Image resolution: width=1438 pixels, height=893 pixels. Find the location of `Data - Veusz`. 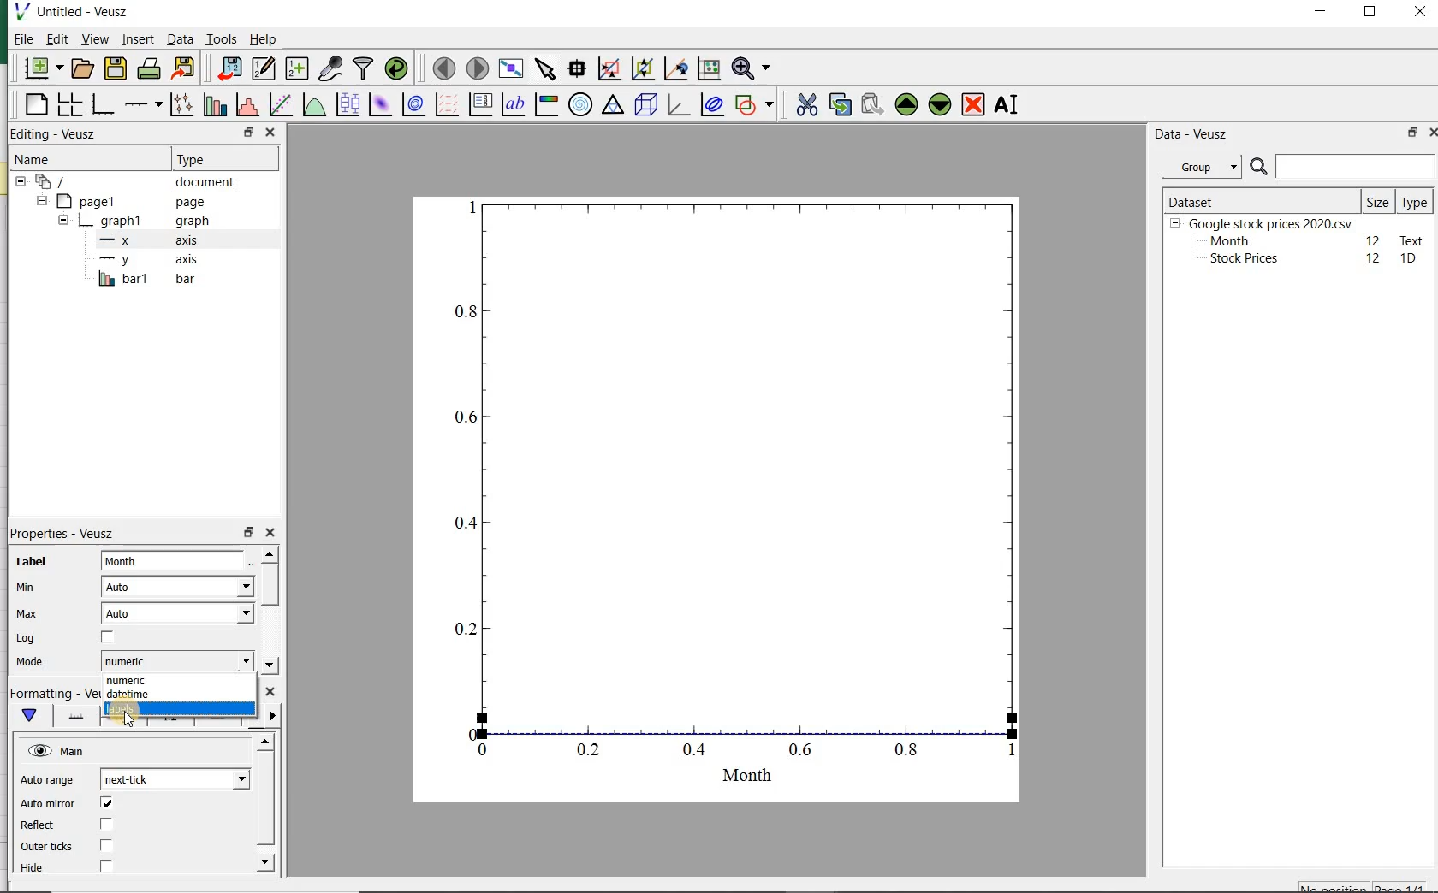

Data - Veusz is located at coordinates (1192, 133).